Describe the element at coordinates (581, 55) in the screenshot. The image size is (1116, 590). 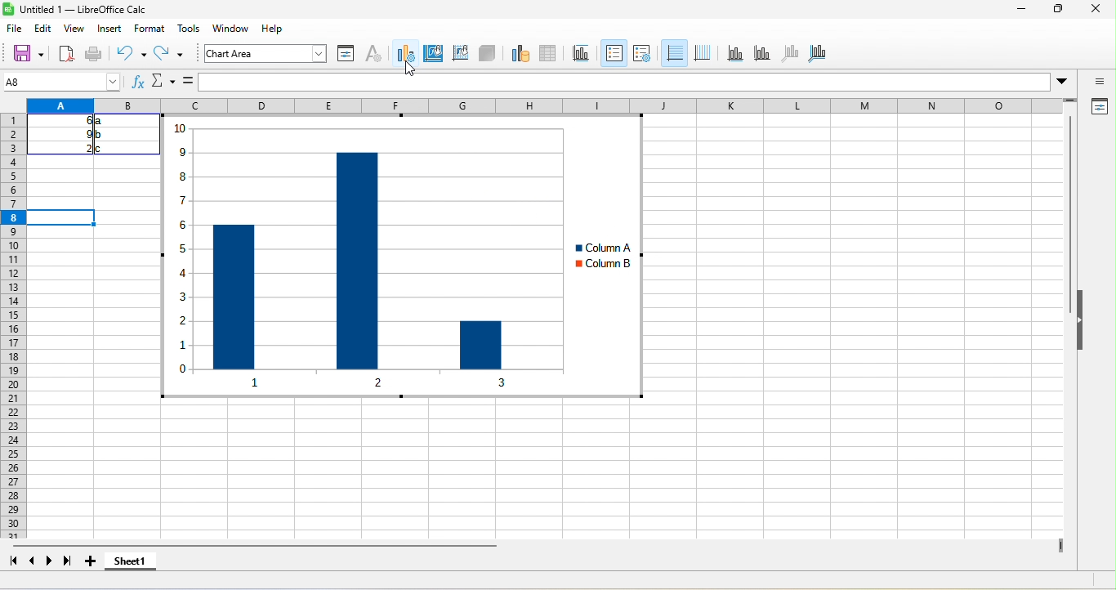
I see `titles` at that location.